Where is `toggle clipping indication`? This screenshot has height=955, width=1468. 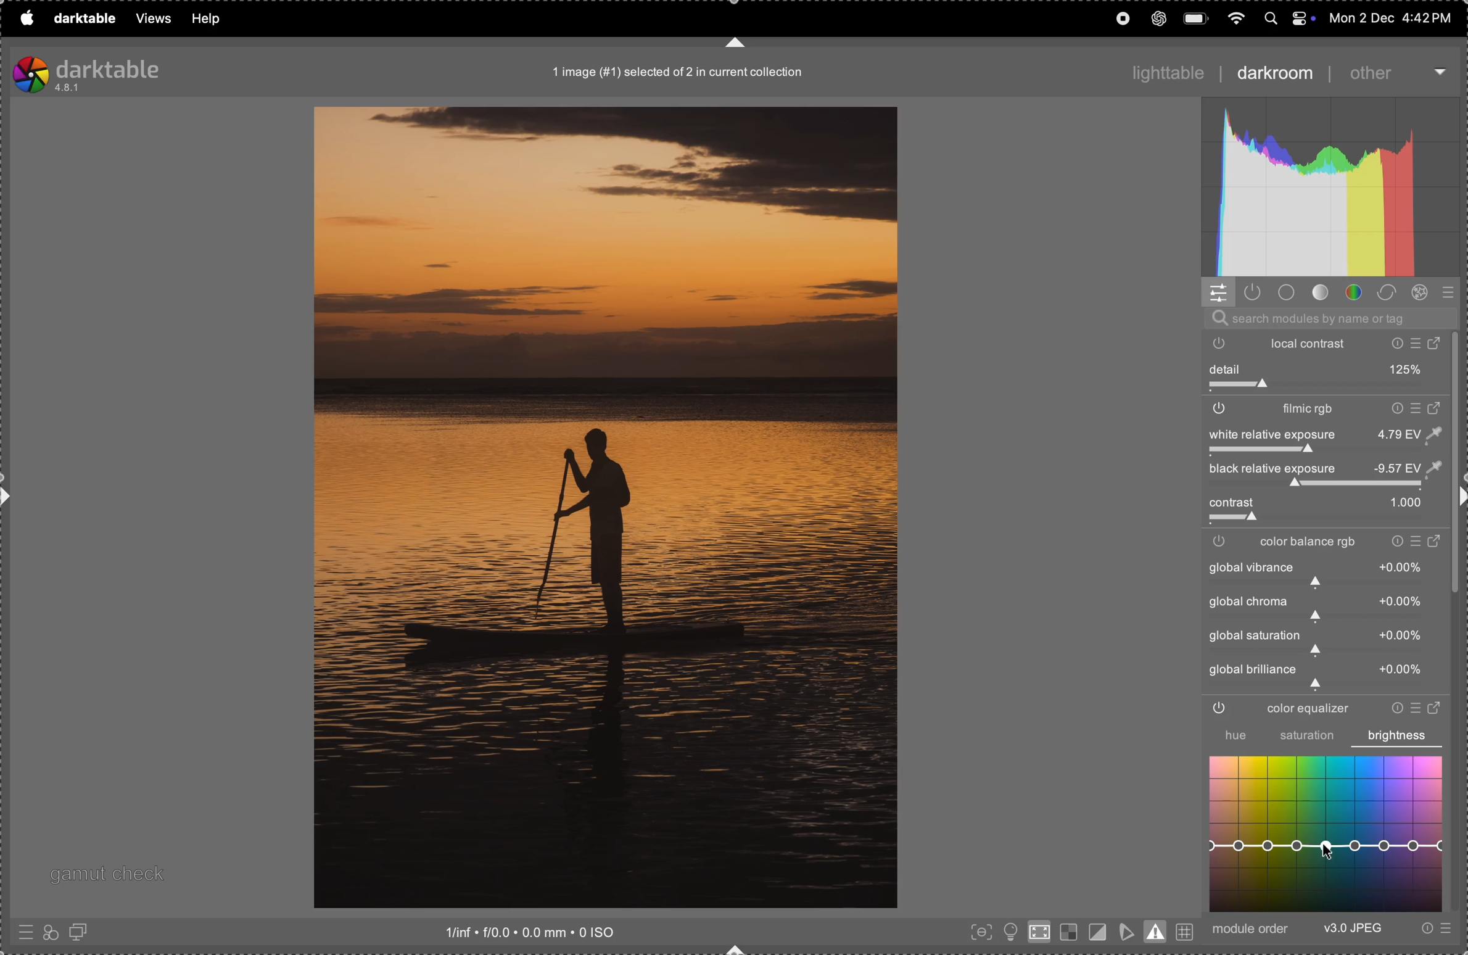
toggle clipping indication is located at coordinates (1096, 931).